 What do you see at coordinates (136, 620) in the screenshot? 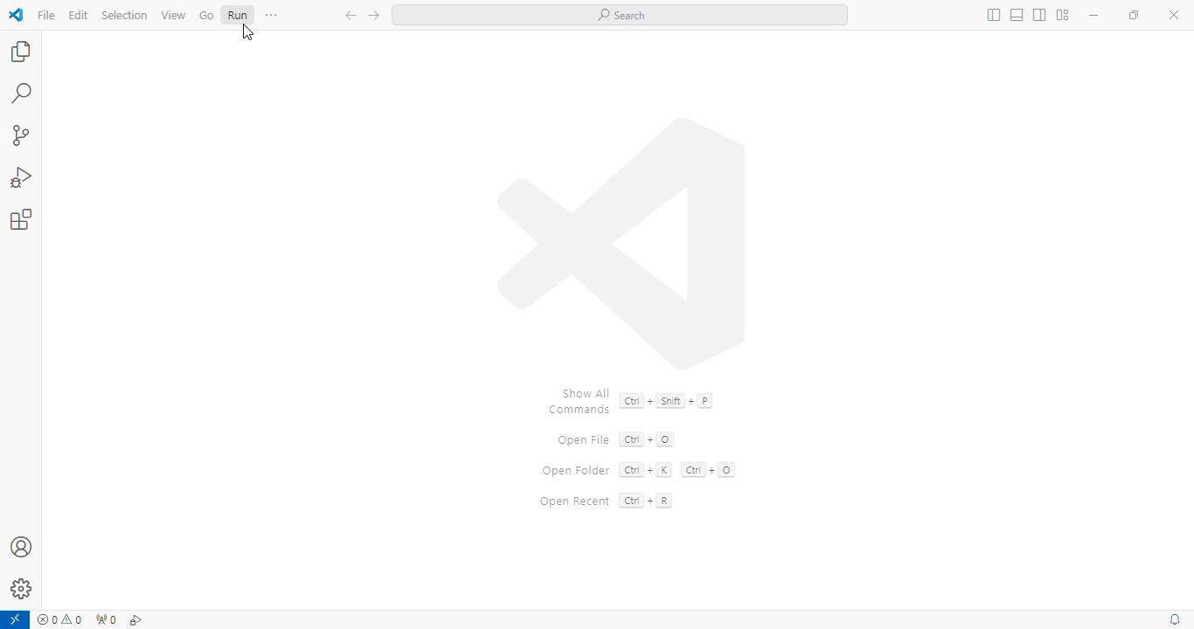
I see `select and start debug configuration` at bounding box center [136, 620].